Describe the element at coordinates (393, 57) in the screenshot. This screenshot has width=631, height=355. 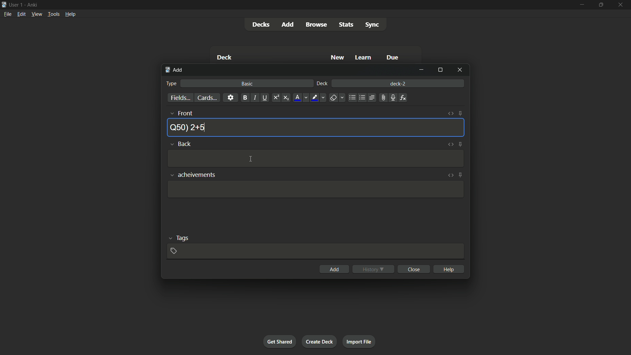
I see `Due` at that location.